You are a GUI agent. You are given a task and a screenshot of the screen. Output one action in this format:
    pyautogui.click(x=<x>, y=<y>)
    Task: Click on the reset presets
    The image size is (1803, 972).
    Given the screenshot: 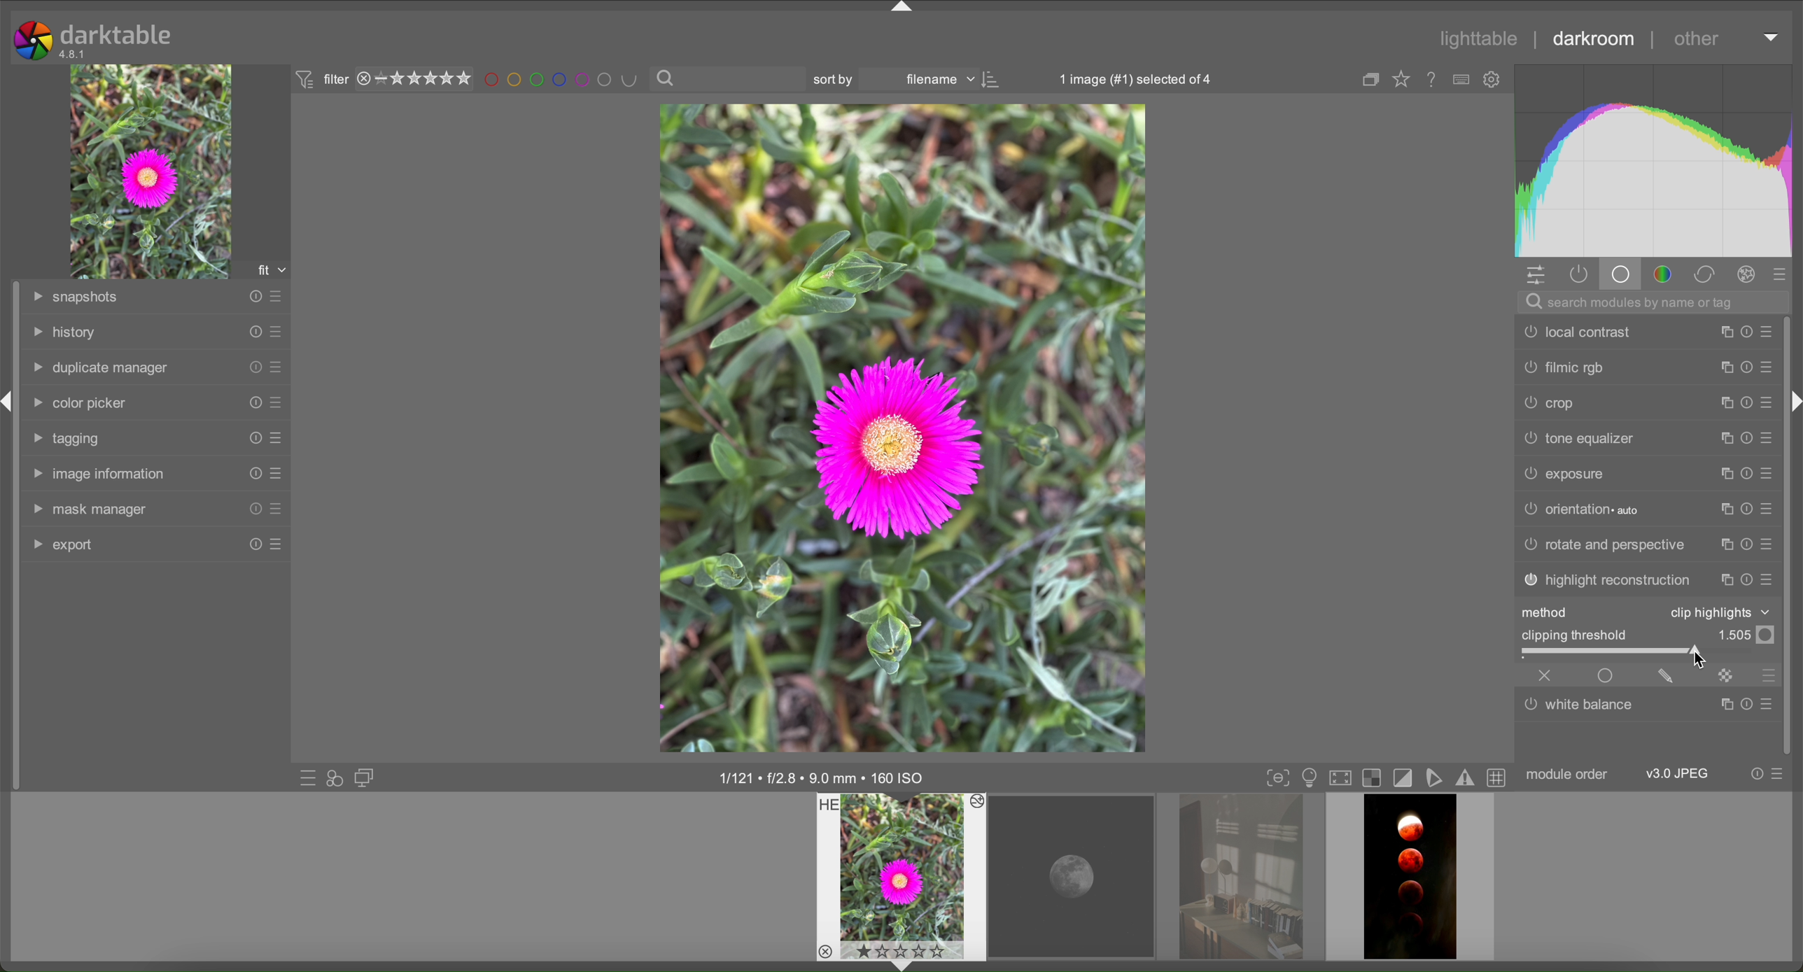 What is the action you would take?
    pyautogui.click(x=1746, y=402)
    